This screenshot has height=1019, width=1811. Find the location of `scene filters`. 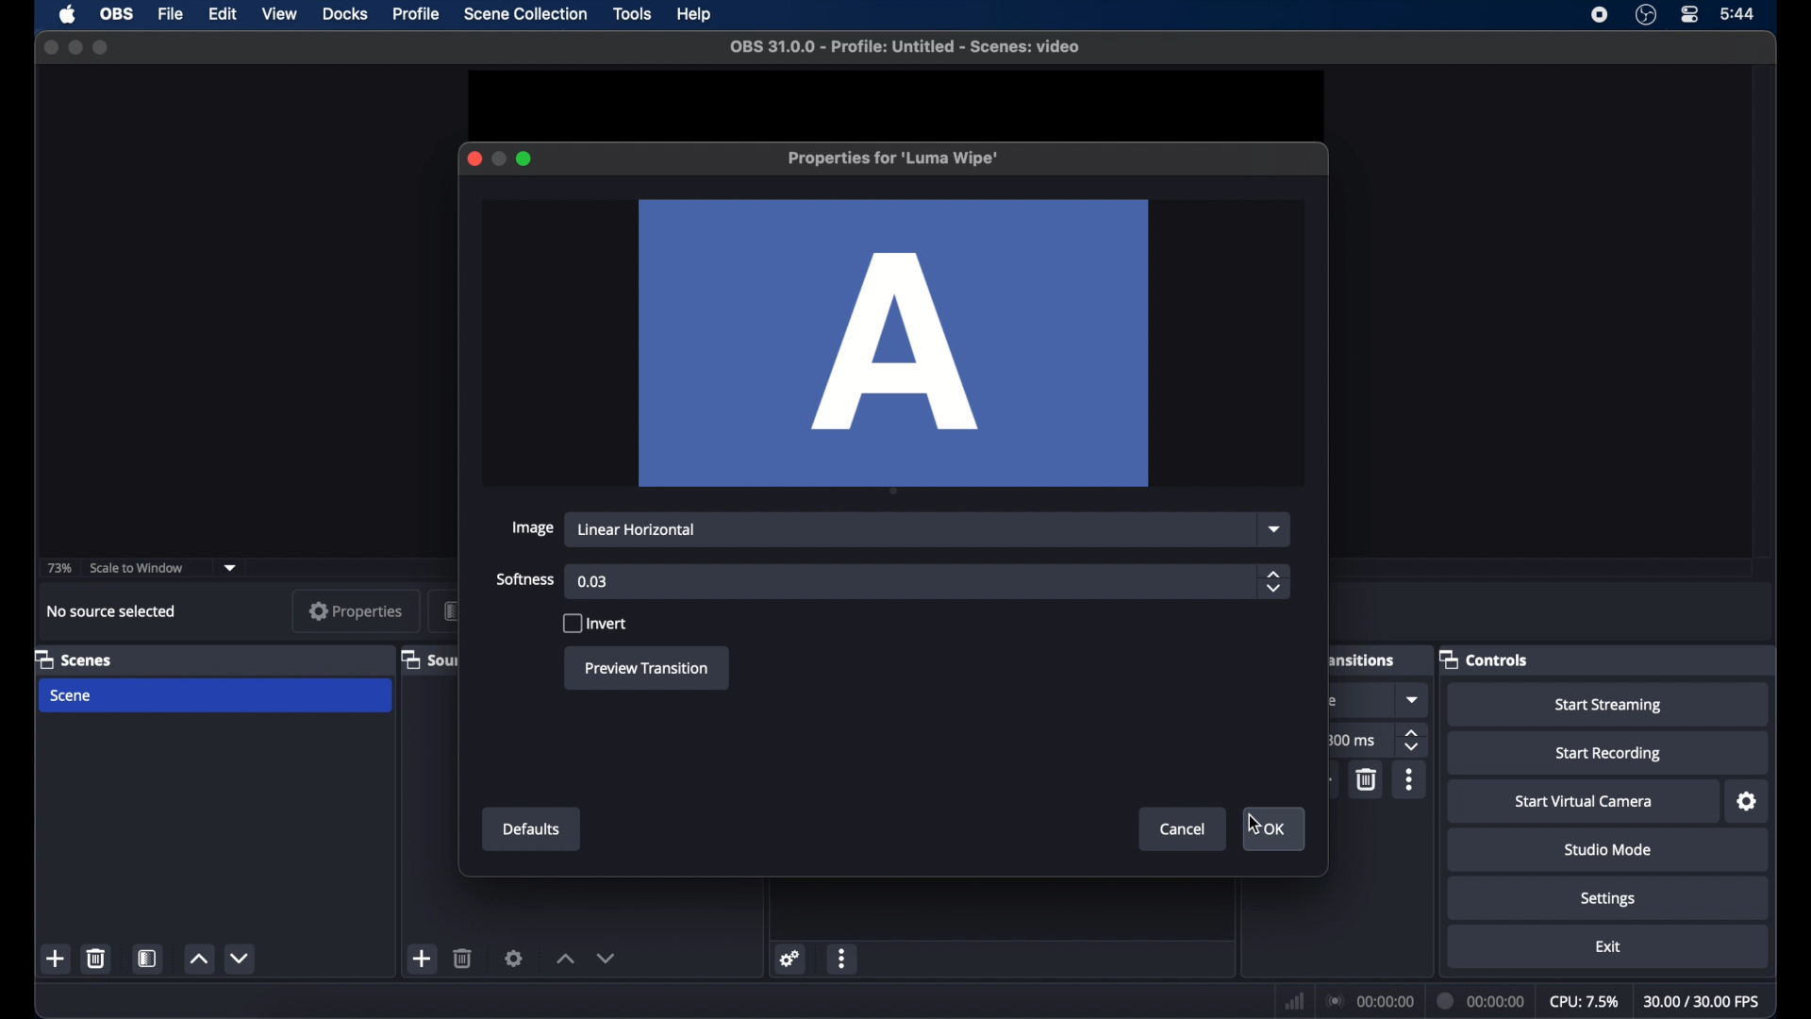

scene filters is located at coordinates (147, 958).